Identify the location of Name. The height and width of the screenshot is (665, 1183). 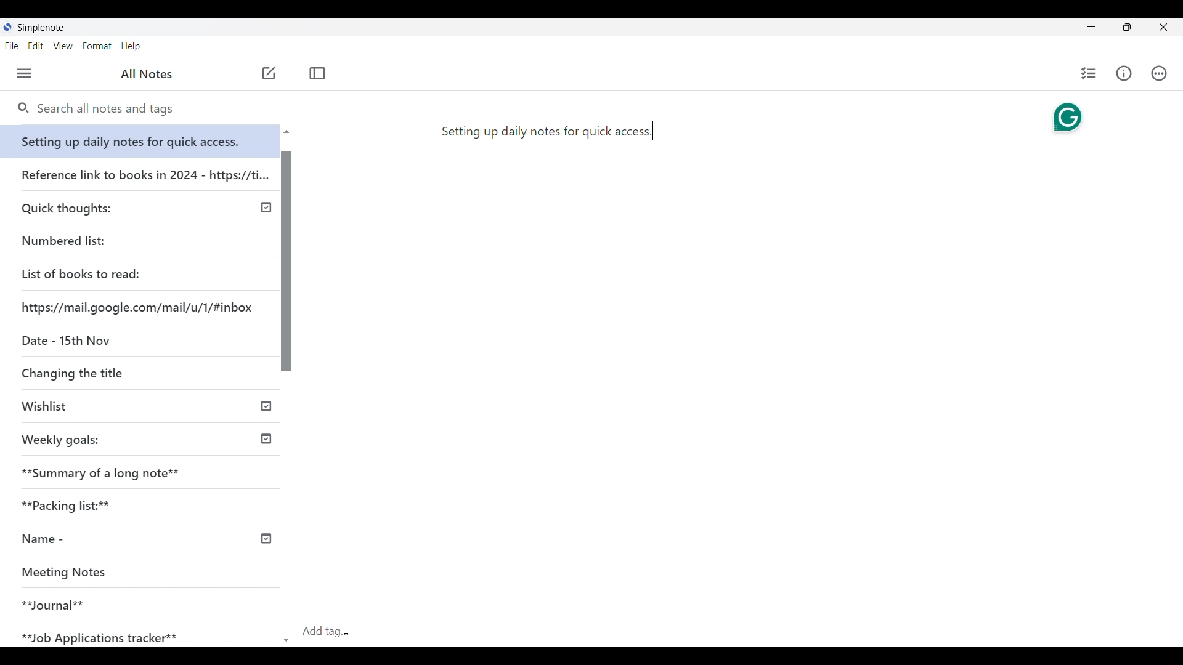
(88, 539).